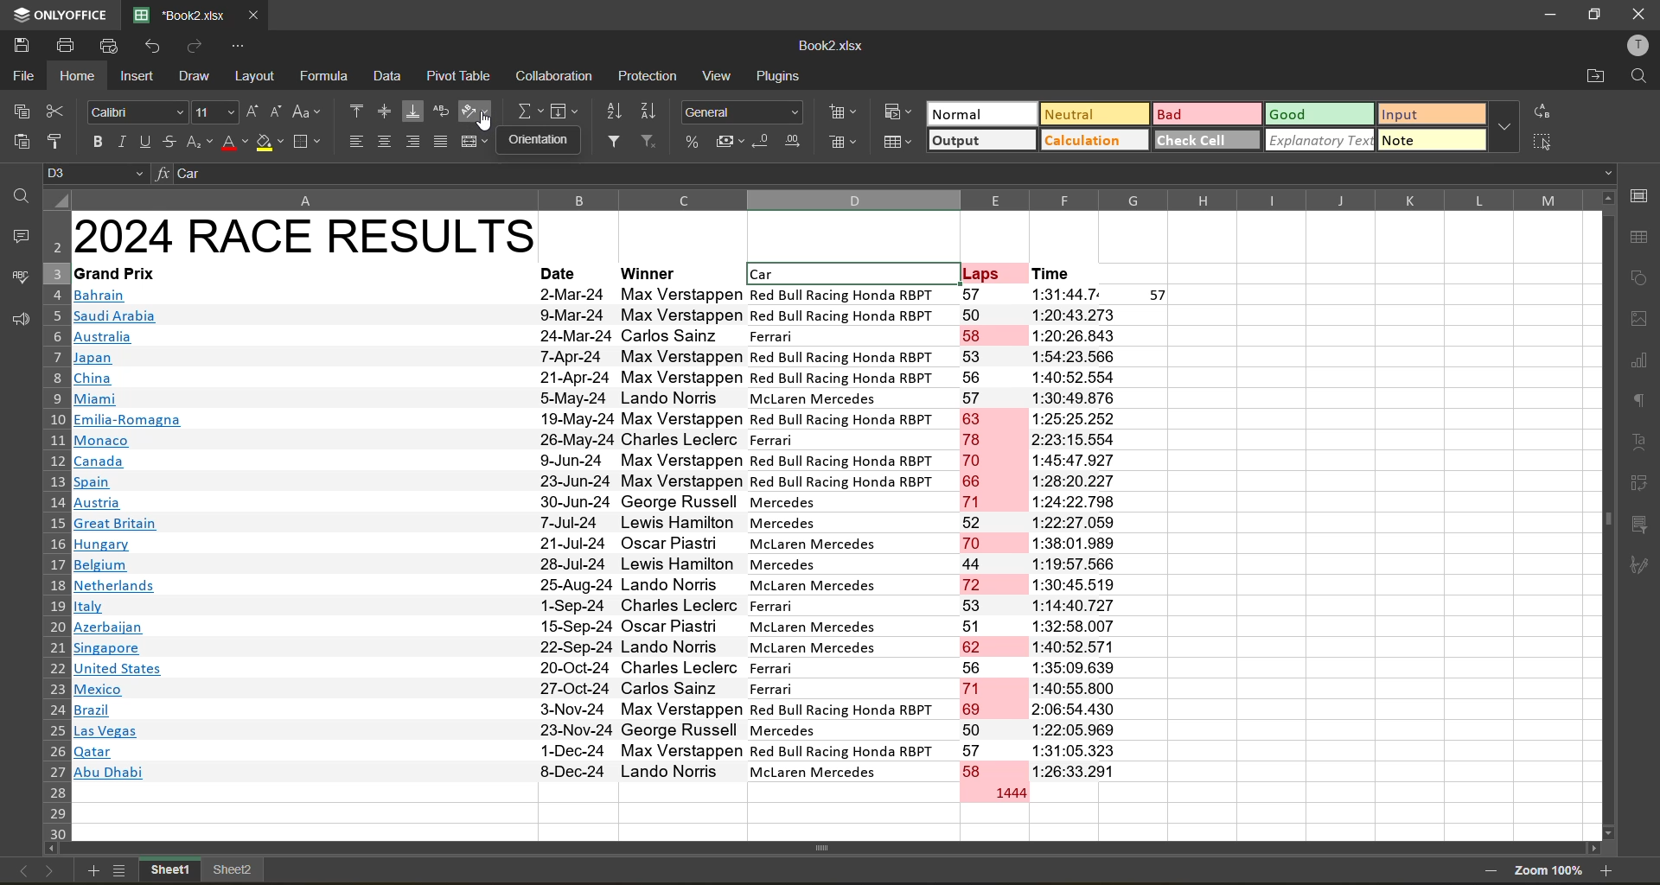 This screenshot has height=885, width=1660. What do you see at coordinates (828, 199) in the screenshot?
I see `column names` at bounding box center [828, 199].